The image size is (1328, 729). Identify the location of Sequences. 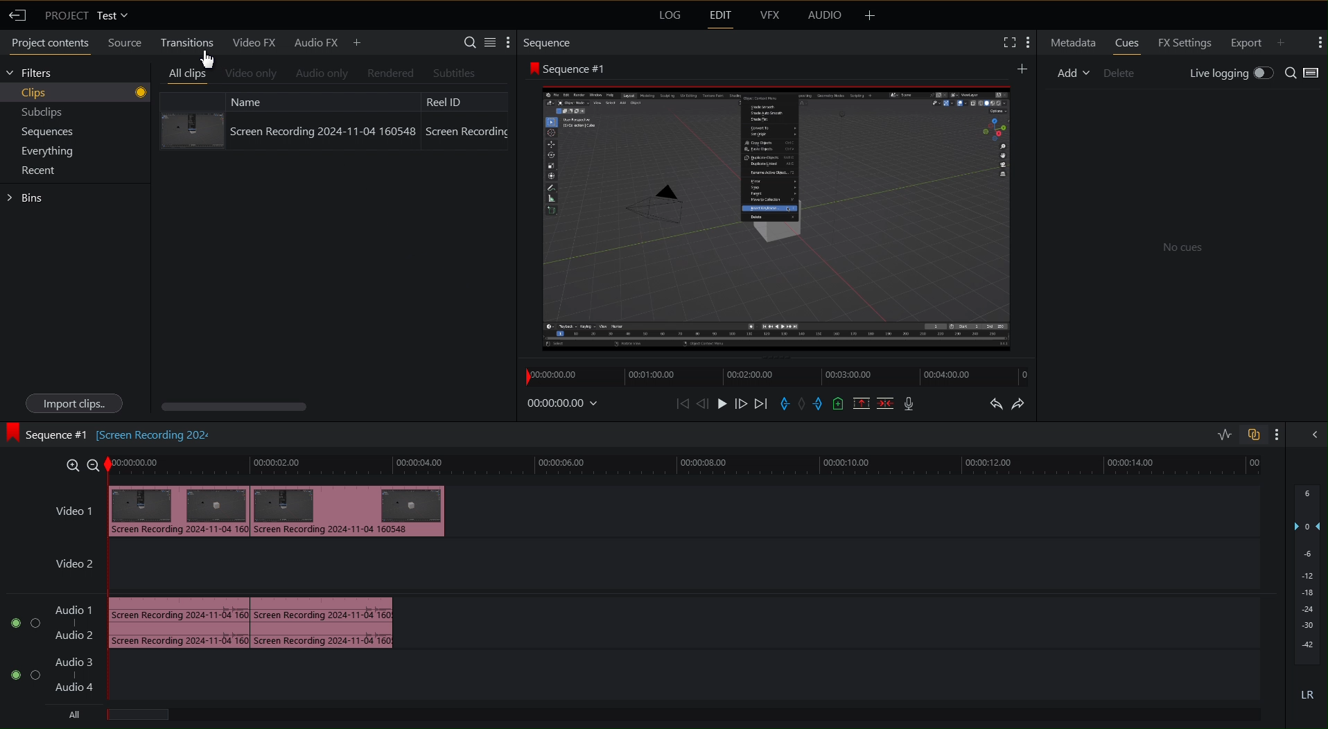
(46, 132).